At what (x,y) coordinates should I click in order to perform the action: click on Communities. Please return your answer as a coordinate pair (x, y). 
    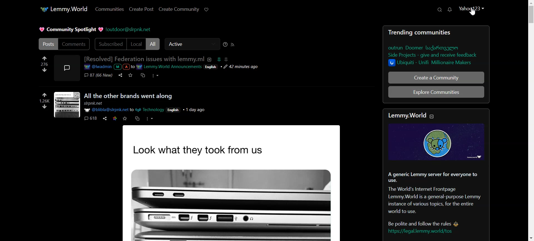
    Looking at the image, I should click on (109, 9).